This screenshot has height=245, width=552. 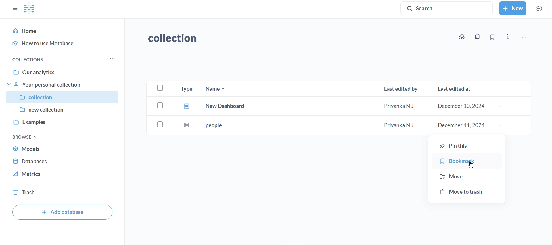 What do you see at coordinates (33, 59) in the screenshot?
I see `collections` at bounding box center [33, 59].